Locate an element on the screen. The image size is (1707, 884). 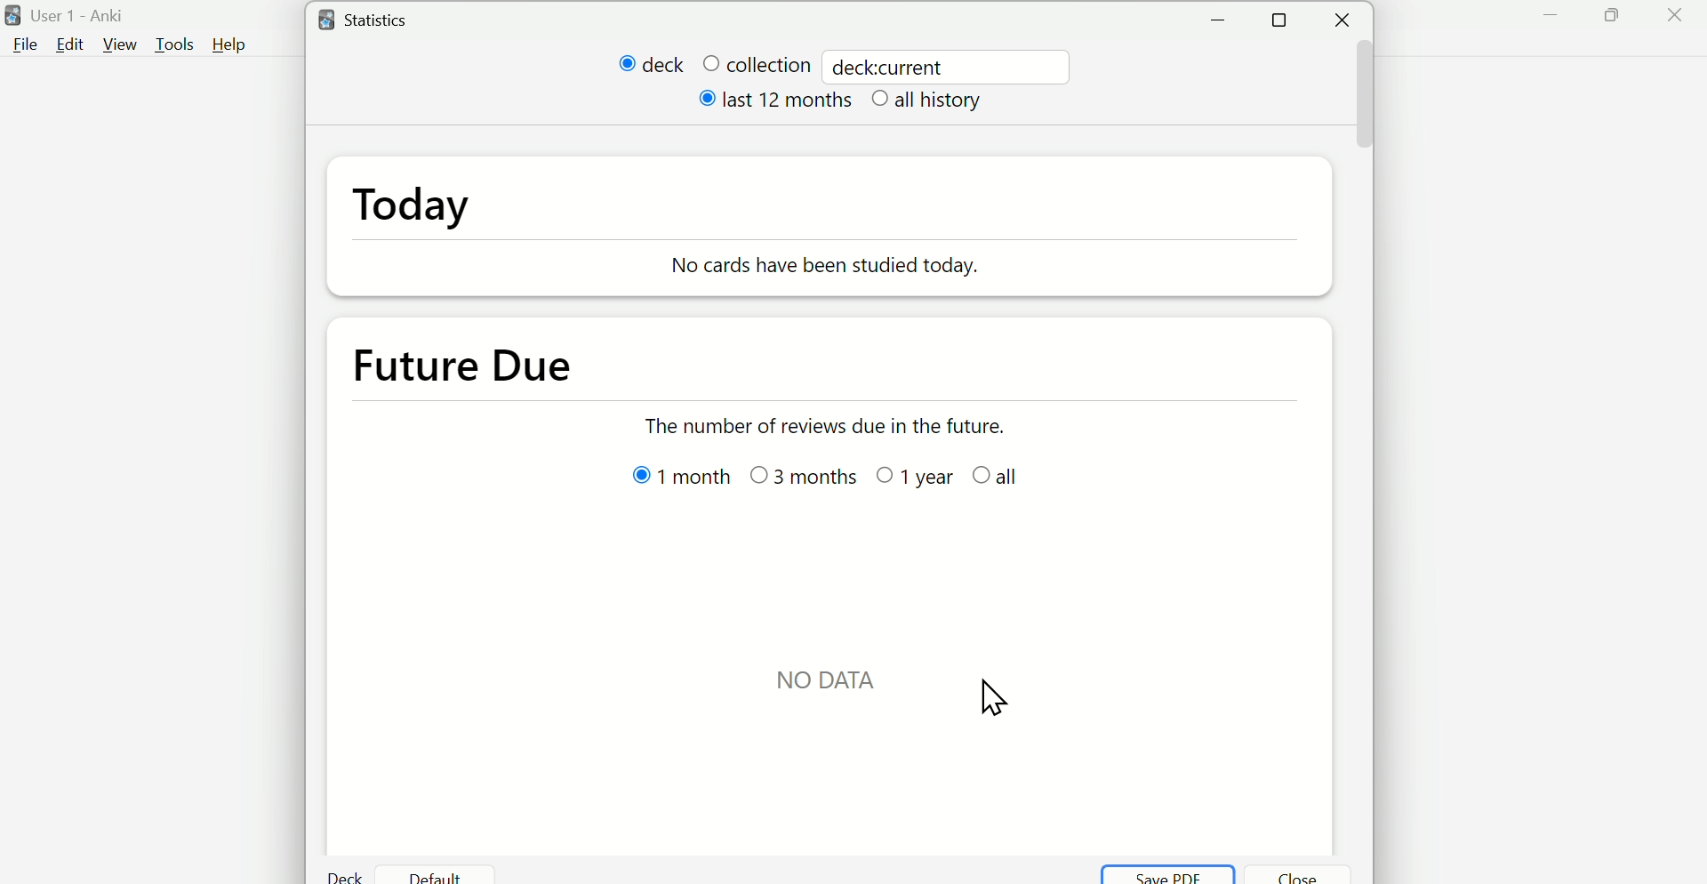
deck:current is located at coordinates (894, 69).